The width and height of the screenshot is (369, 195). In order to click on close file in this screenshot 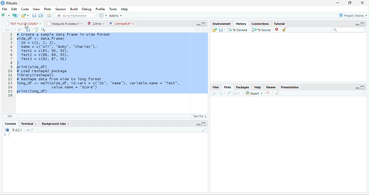, I will do `click(269, 93)`.